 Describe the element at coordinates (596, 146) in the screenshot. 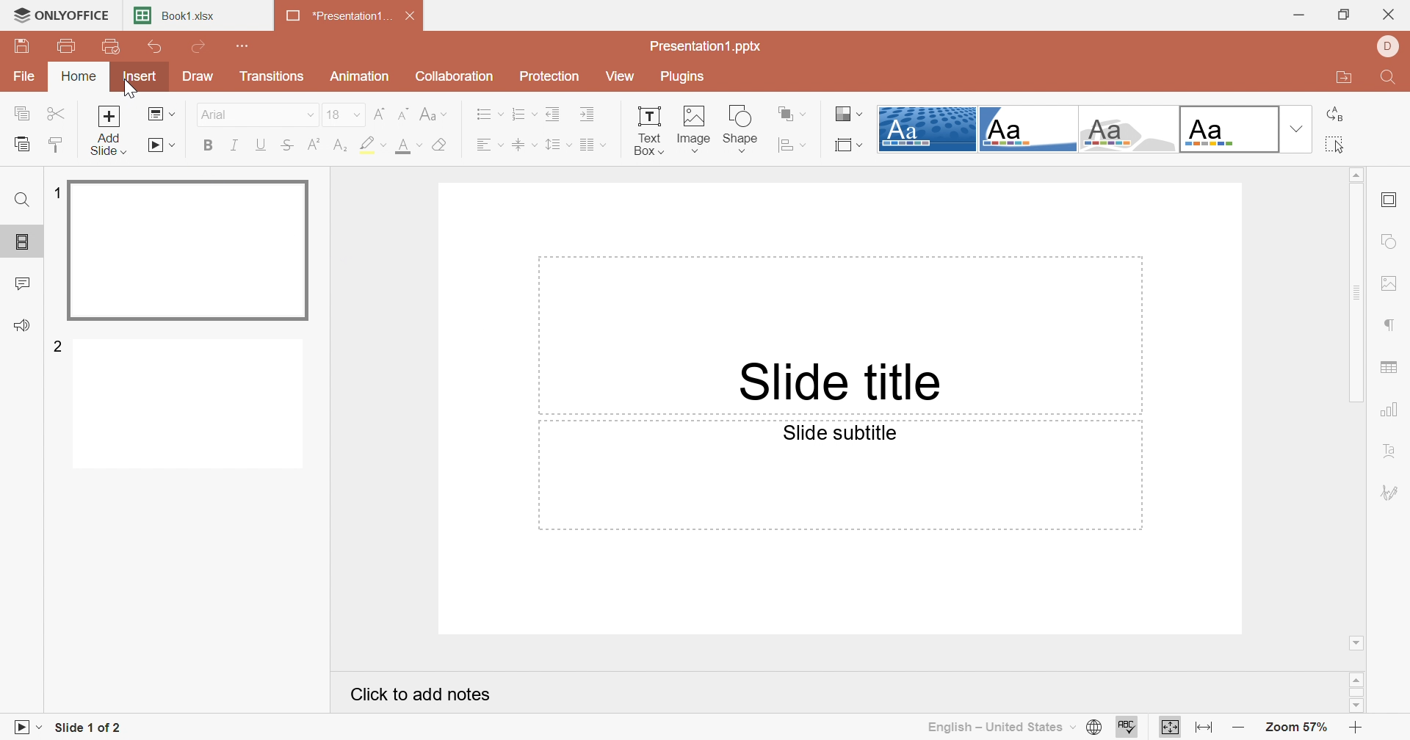

I see `Add columns` at that location.